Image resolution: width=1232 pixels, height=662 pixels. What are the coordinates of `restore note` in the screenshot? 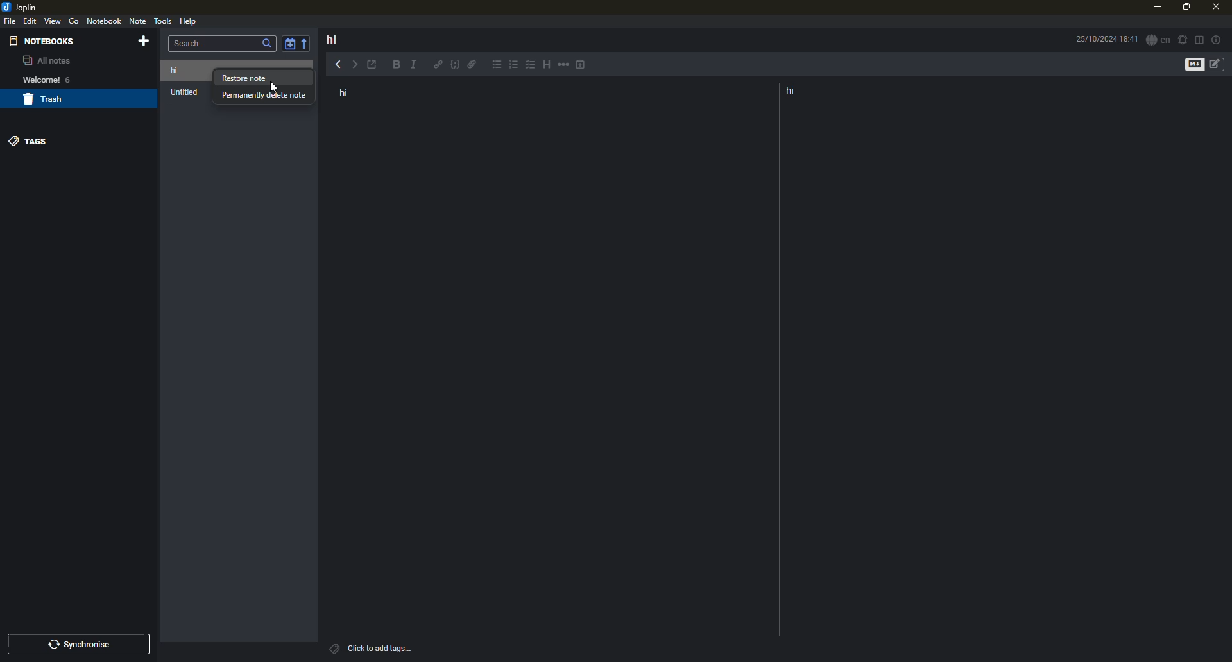 It's located at (246, 79).